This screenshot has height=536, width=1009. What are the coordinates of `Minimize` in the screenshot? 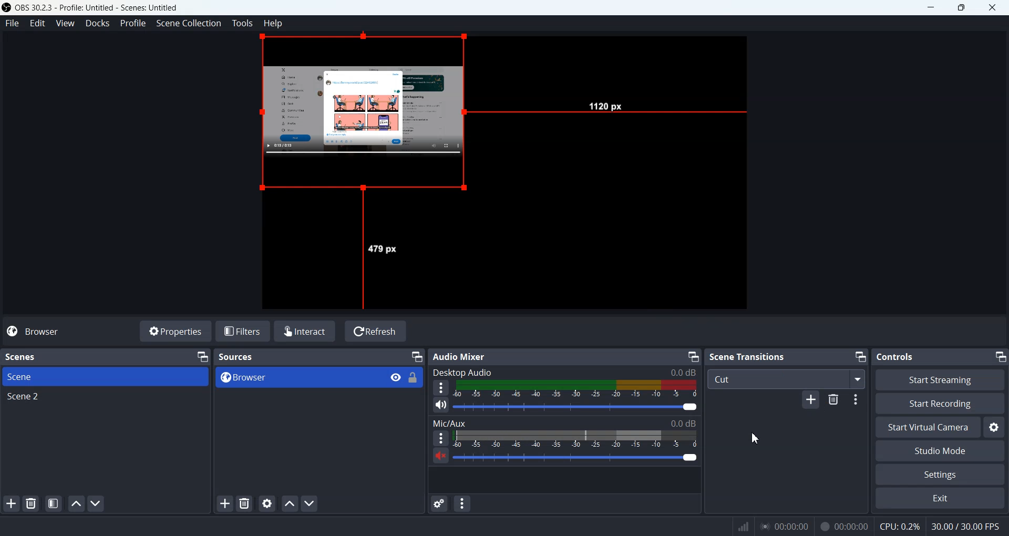 It's located at (931, 7).